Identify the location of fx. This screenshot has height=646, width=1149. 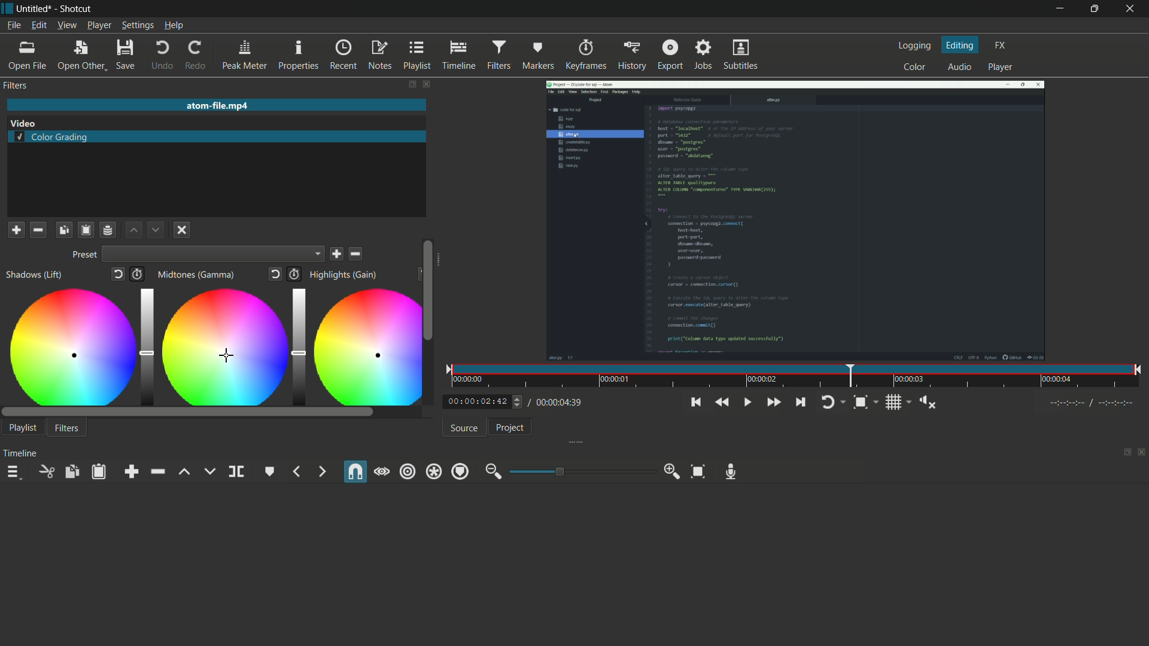
(1001, 44).